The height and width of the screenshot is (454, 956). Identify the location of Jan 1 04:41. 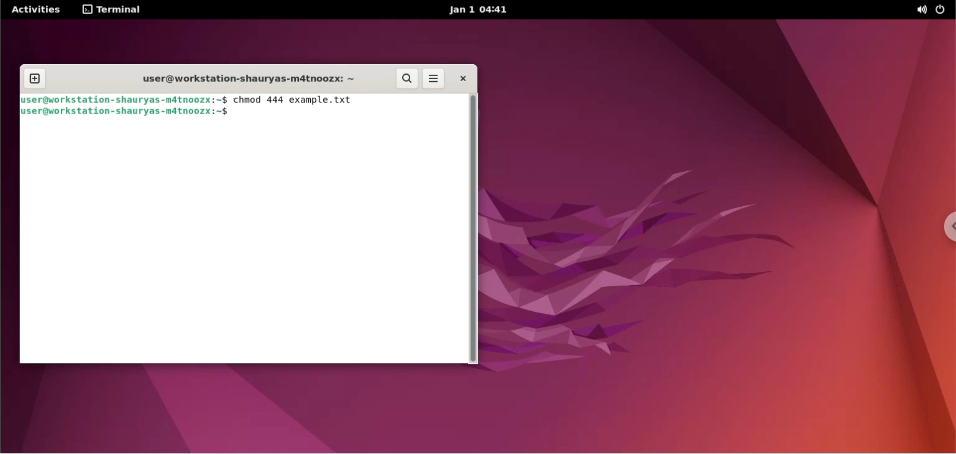
(489, 11).